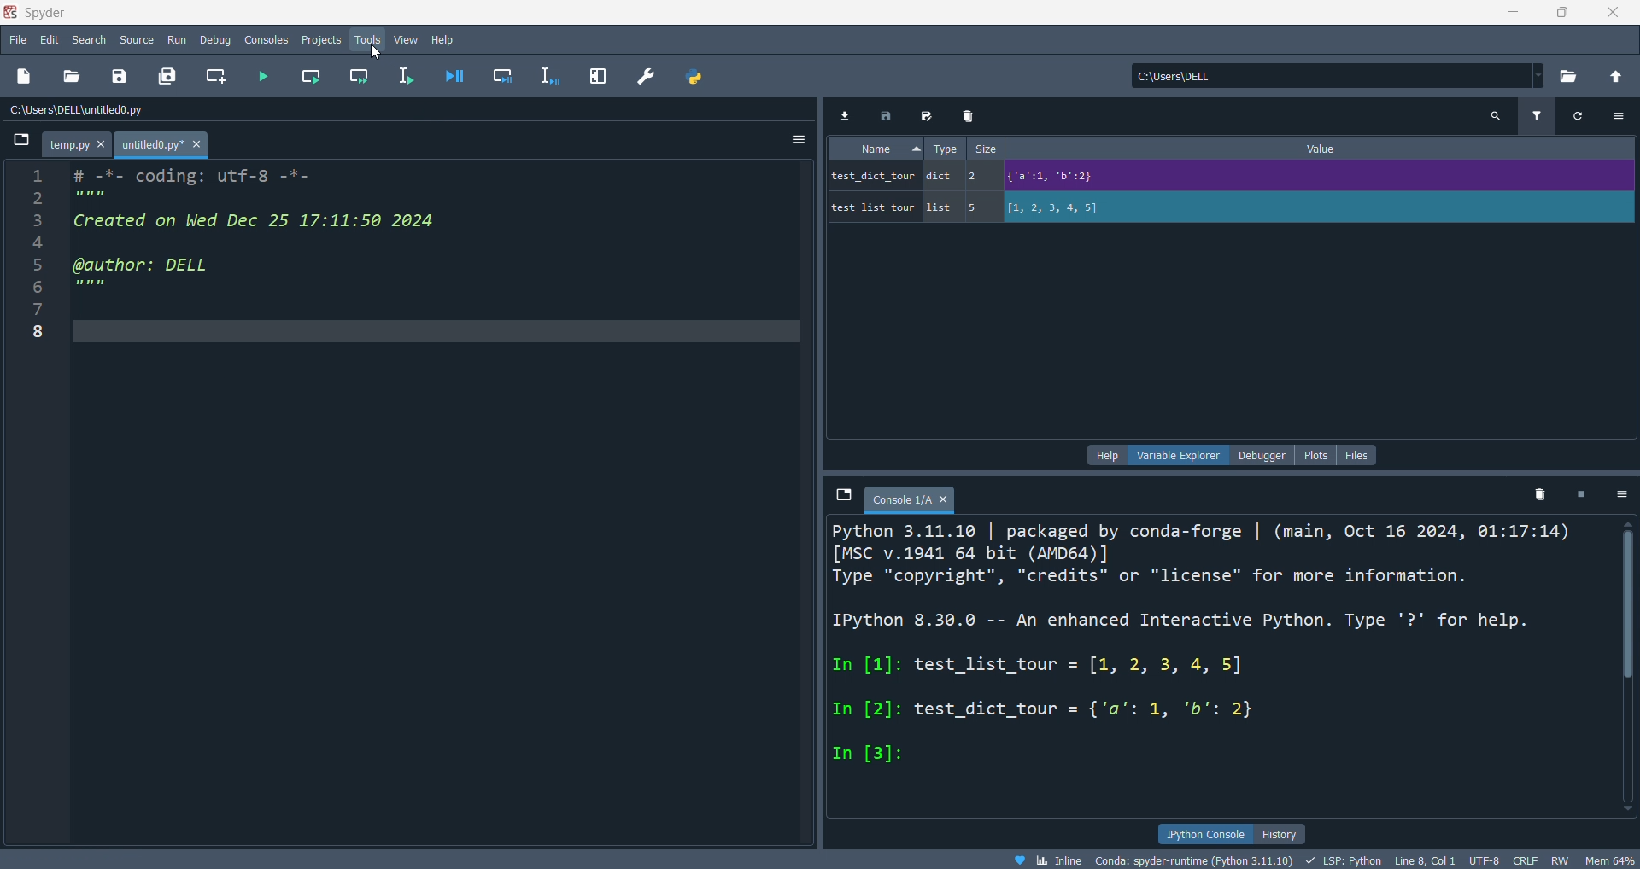 This screenshot has height=869, width=1640. What do you see at coordinates (915, 501) in the screenshot?
I see `Console 1/A` at bounding box center [915, 501].